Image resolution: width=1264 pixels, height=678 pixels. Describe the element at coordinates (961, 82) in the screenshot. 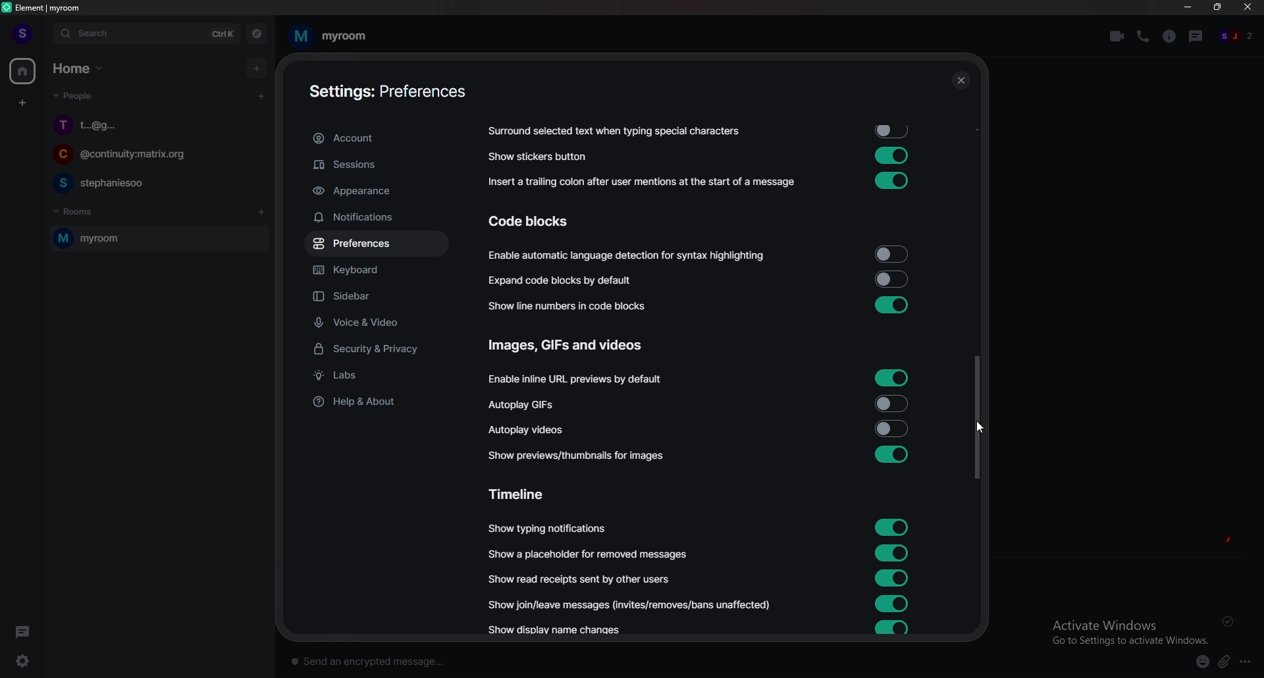

I see `` at that location.